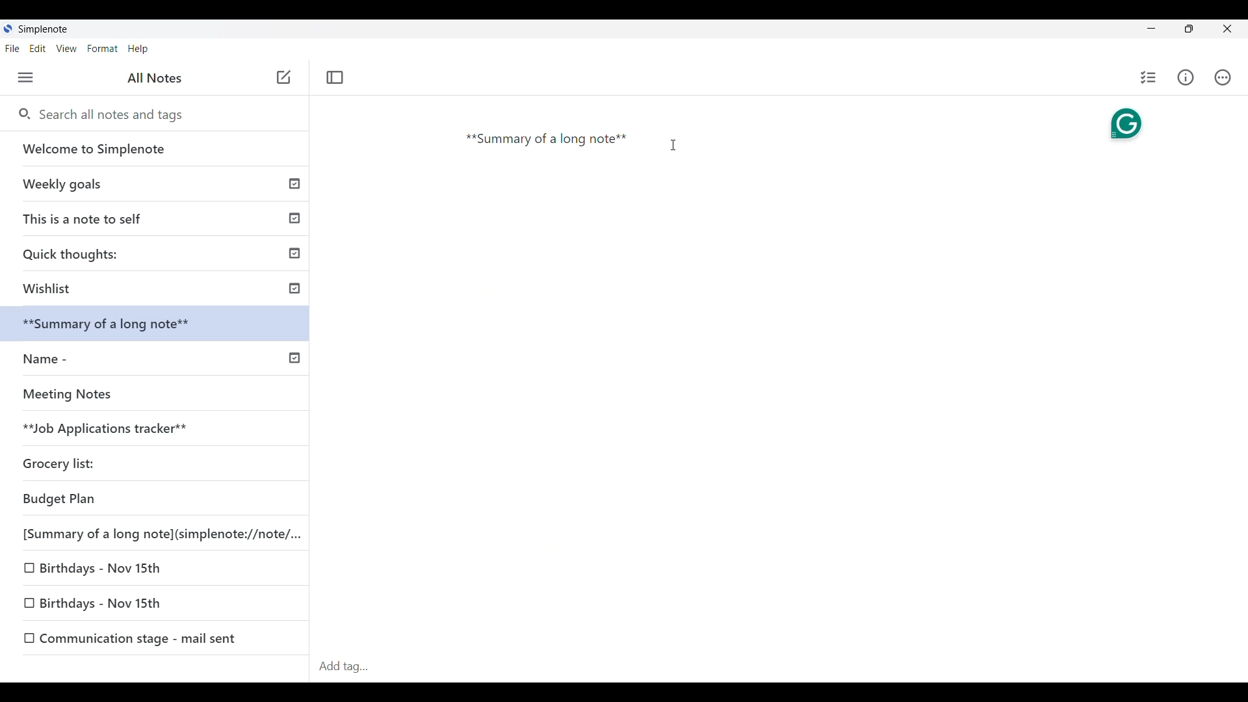  I want to click on Search all notes and tags, so click(117, 115).